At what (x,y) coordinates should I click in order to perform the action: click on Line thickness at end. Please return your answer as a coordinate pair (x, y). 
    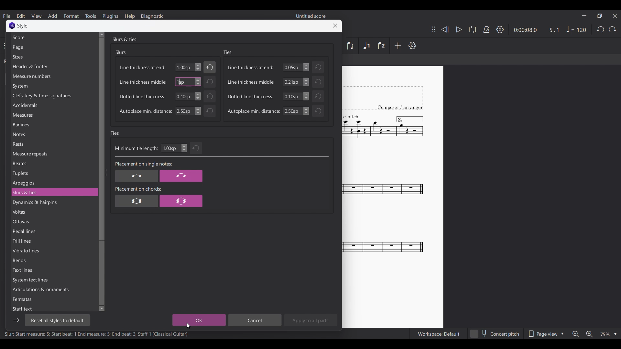
    Looking at the image, I should click on (251, 67).